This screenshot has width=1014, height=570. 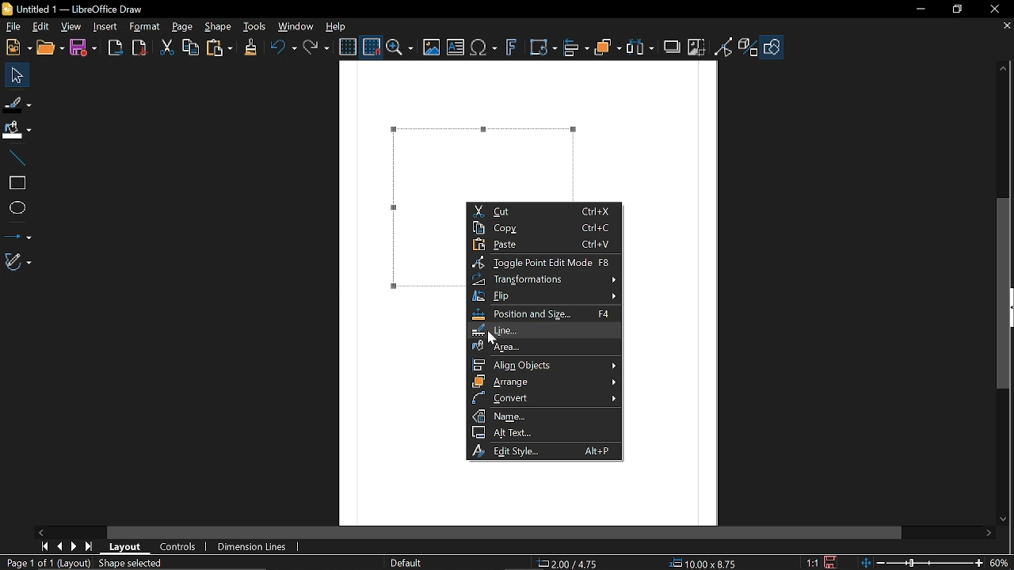 What do you see at coordinates (696, 47) in the screenshot?
I see `Crop` at bounding box center [696, 47].